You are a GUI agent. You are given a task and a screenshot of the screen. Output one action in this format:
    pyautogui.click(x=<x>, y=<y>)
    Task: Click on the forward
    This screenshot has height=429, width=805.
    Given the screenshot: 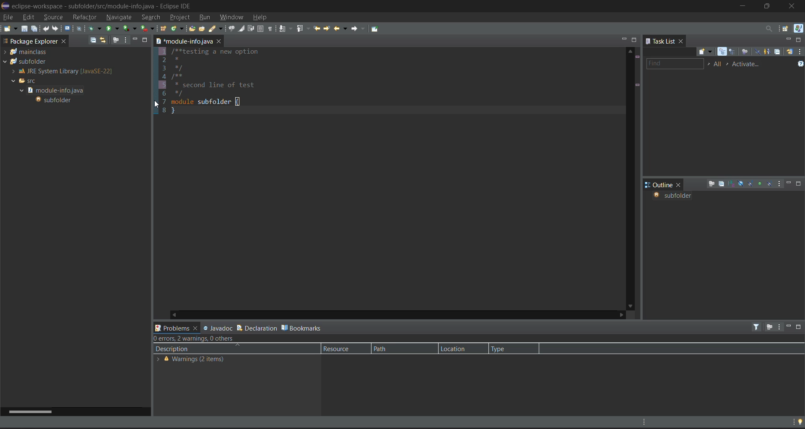 What is the action you would take?
    pyautogui.click(x=356, y=28)
    